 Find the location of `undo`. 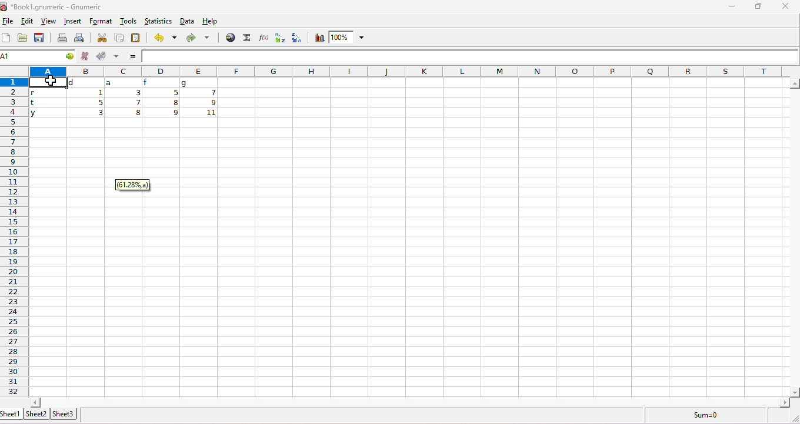

undo is located at coordinates (164, 38).